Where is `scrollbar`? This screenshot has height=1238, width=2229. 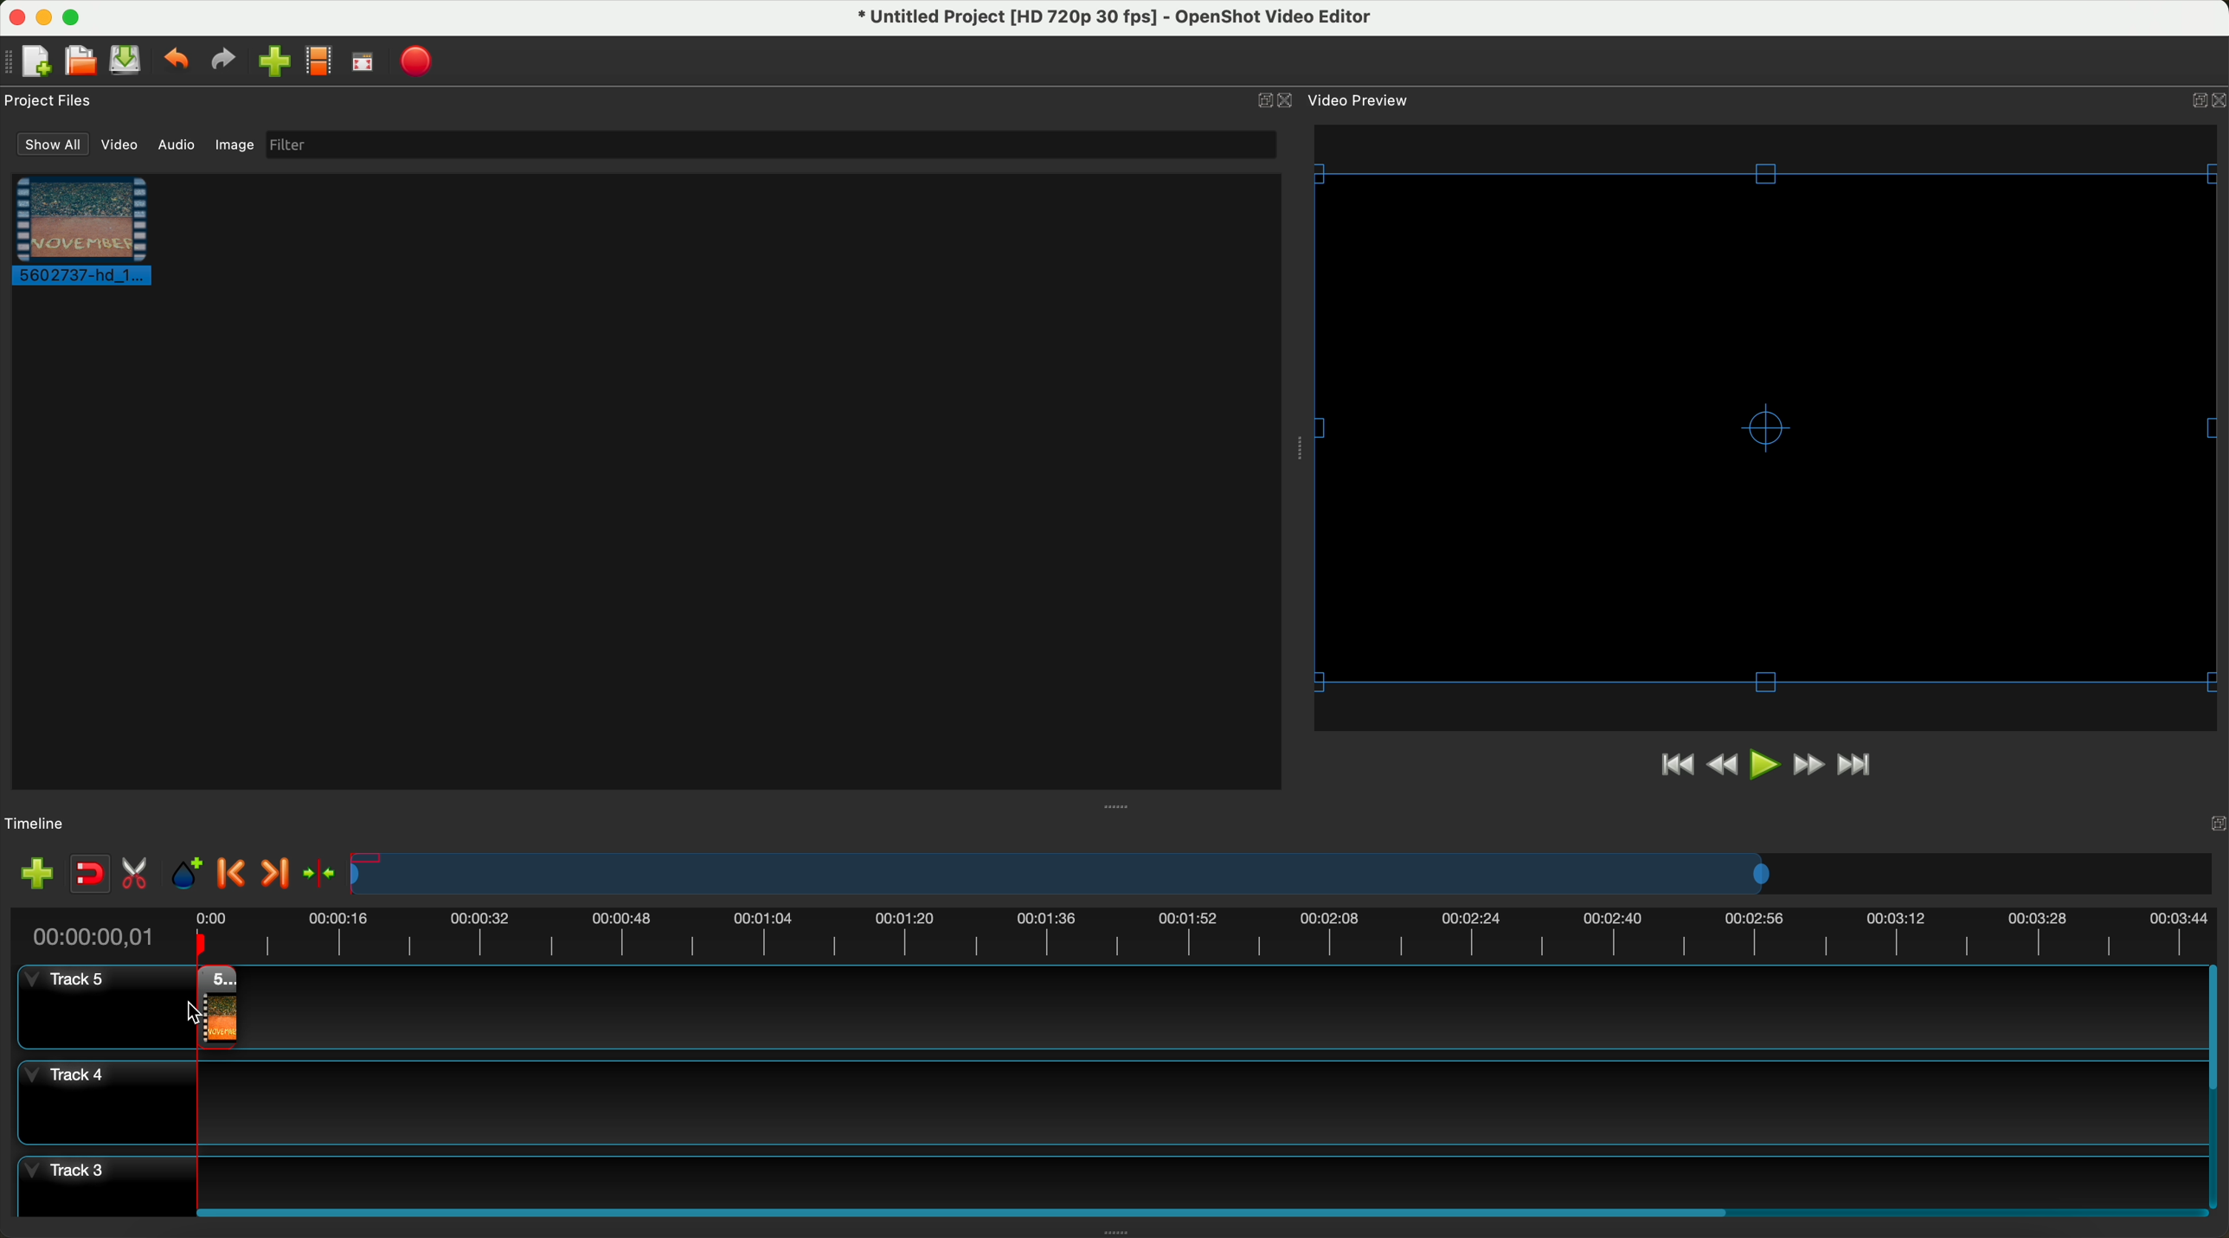
scrollbar is located at coordinates (2215, 1084).